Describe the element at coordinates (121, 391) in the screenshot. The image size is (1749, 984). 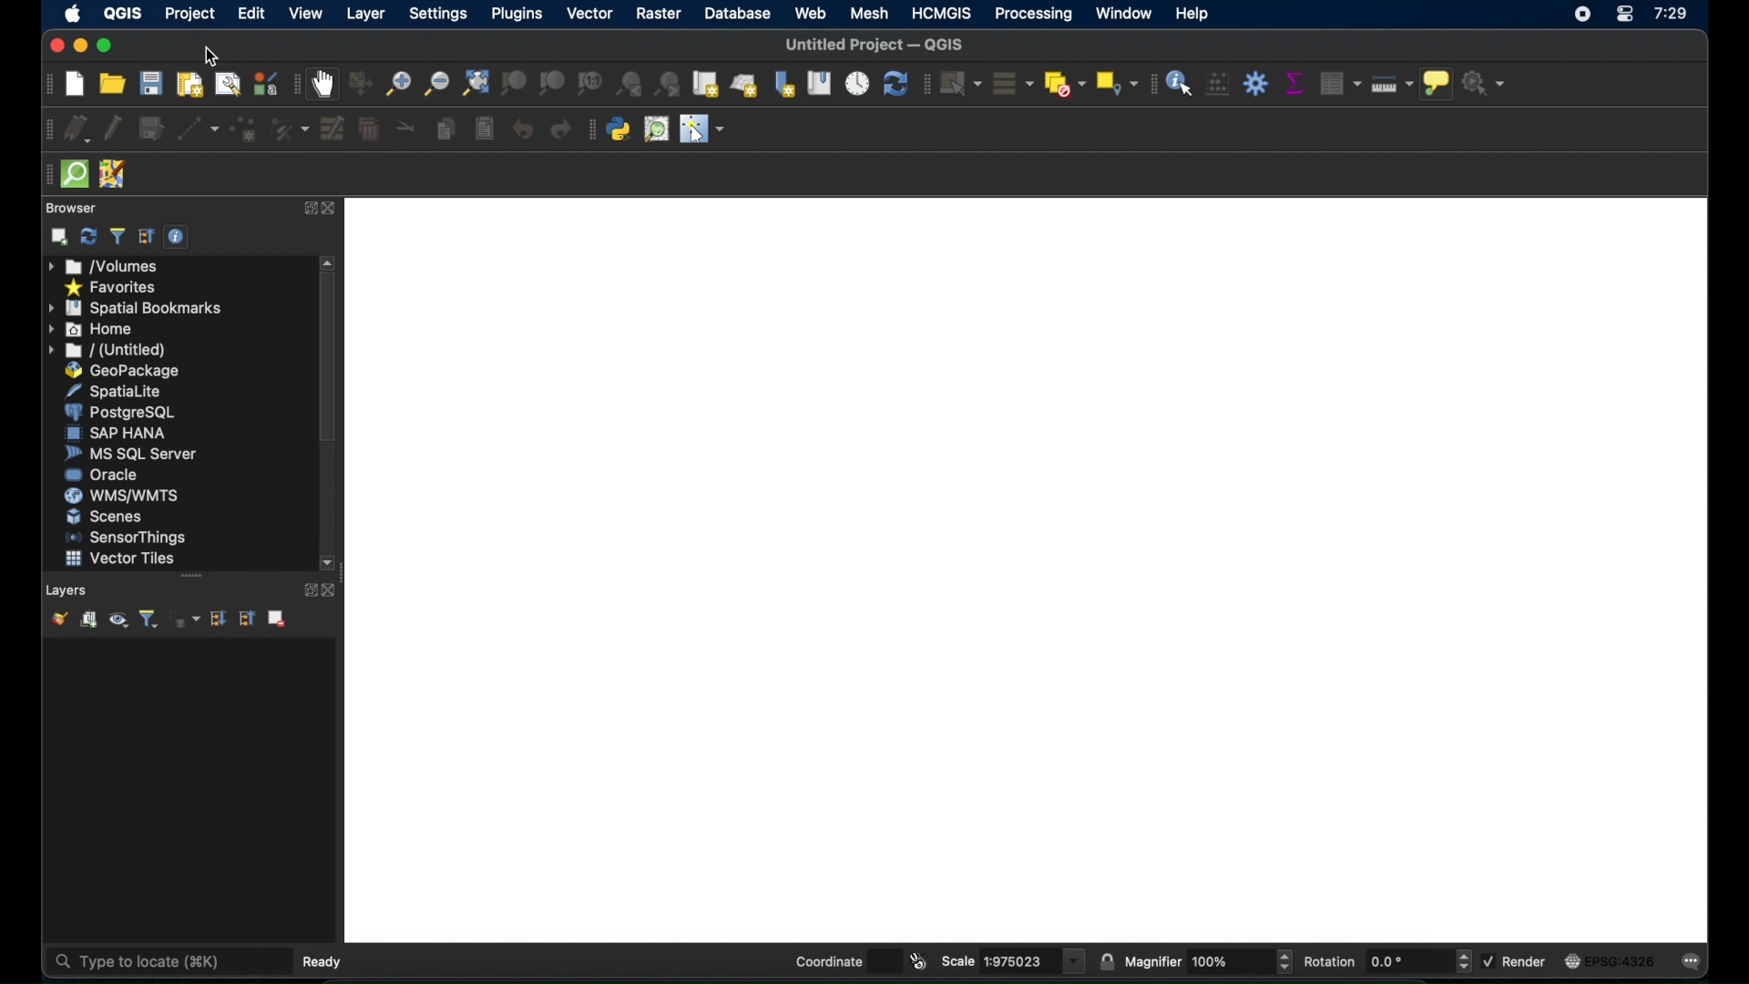
I see `spatiallite` at that location.